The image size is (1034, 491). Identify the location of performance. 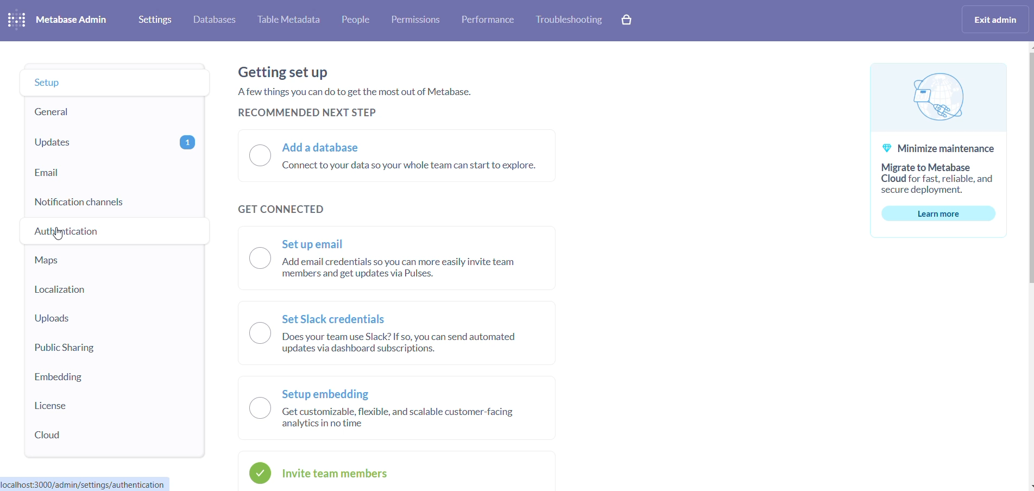
(487, 20).